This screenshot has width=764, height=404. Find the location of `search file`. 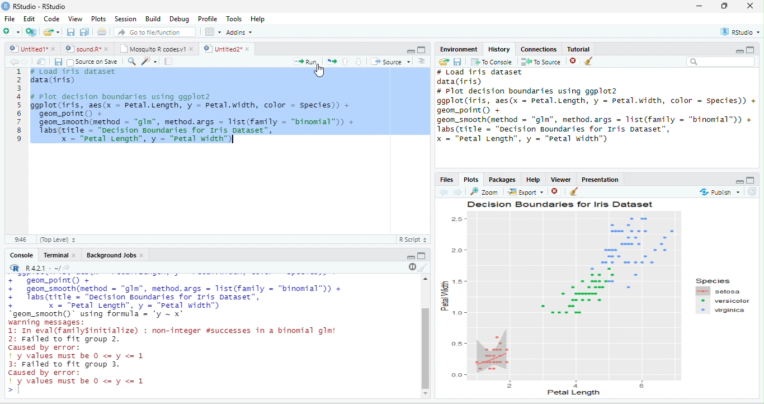

search file is located at coordinates (155, 32).